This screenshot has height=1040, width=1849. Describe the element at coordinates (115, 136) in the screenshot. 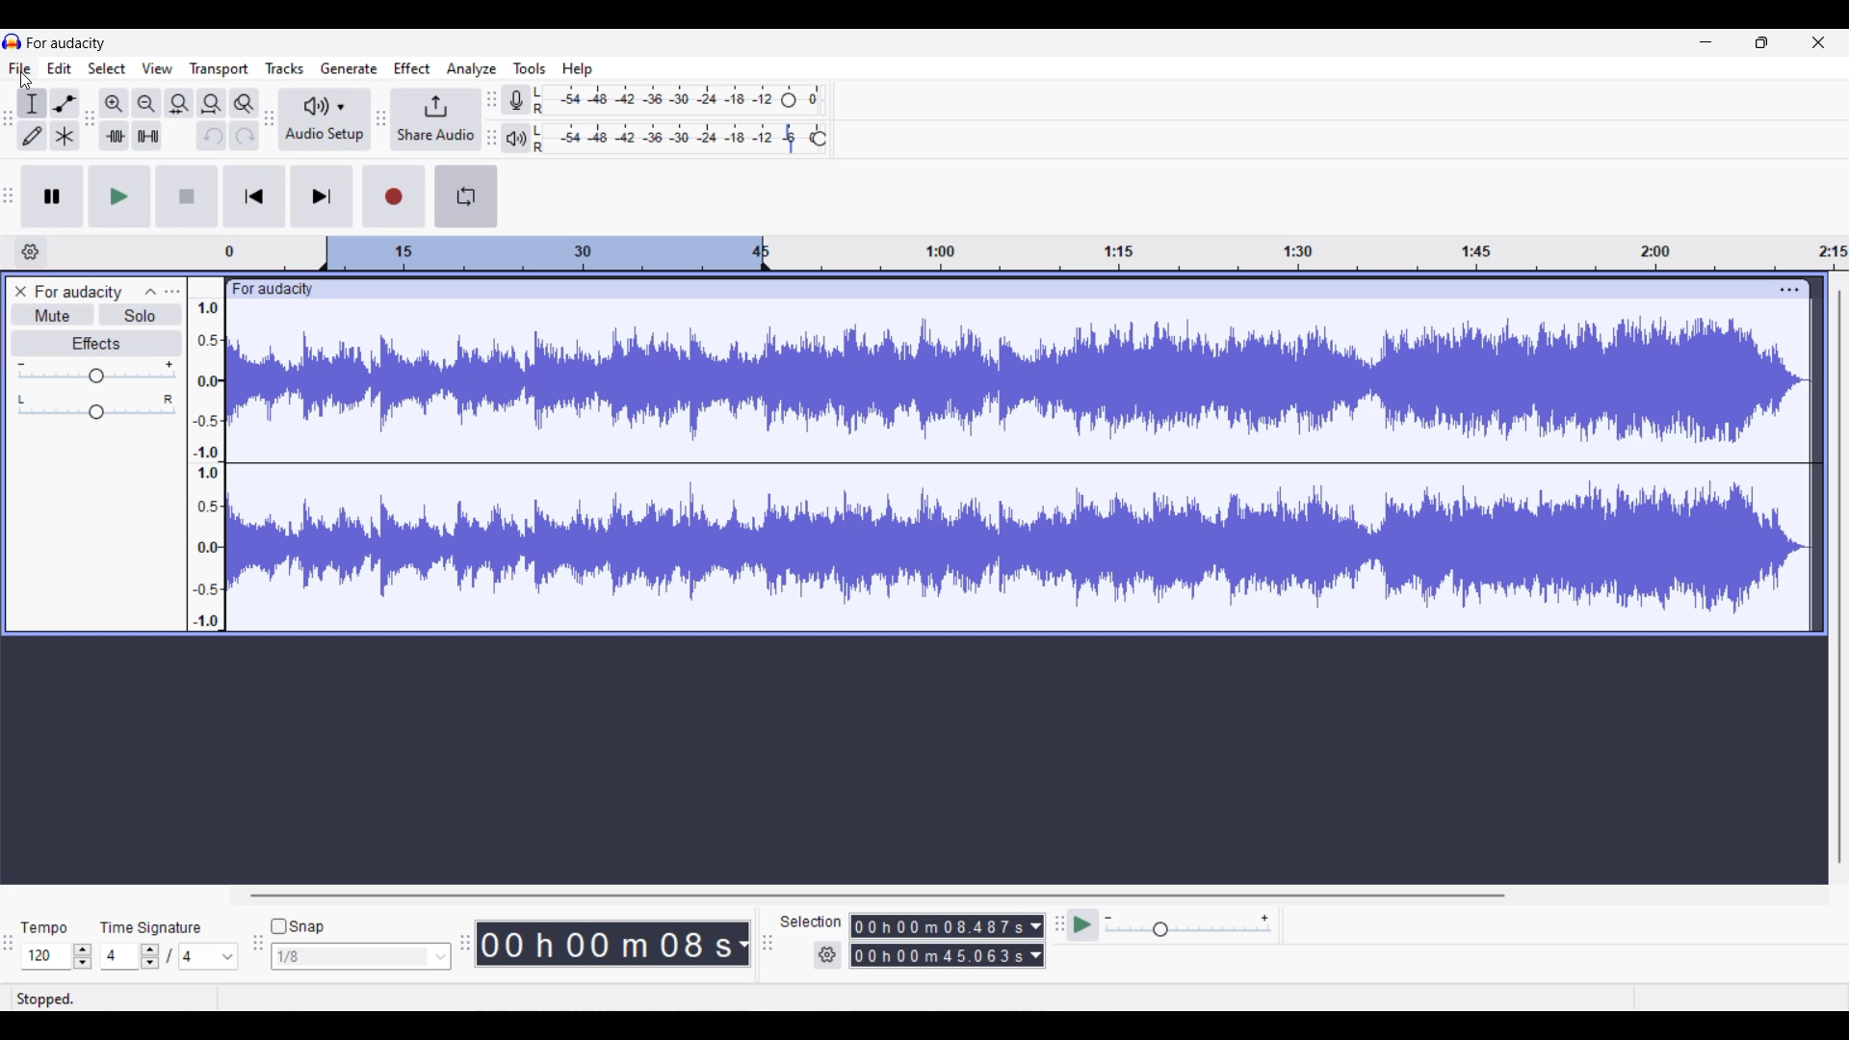

I see `Trim audio outside selection` at that location.